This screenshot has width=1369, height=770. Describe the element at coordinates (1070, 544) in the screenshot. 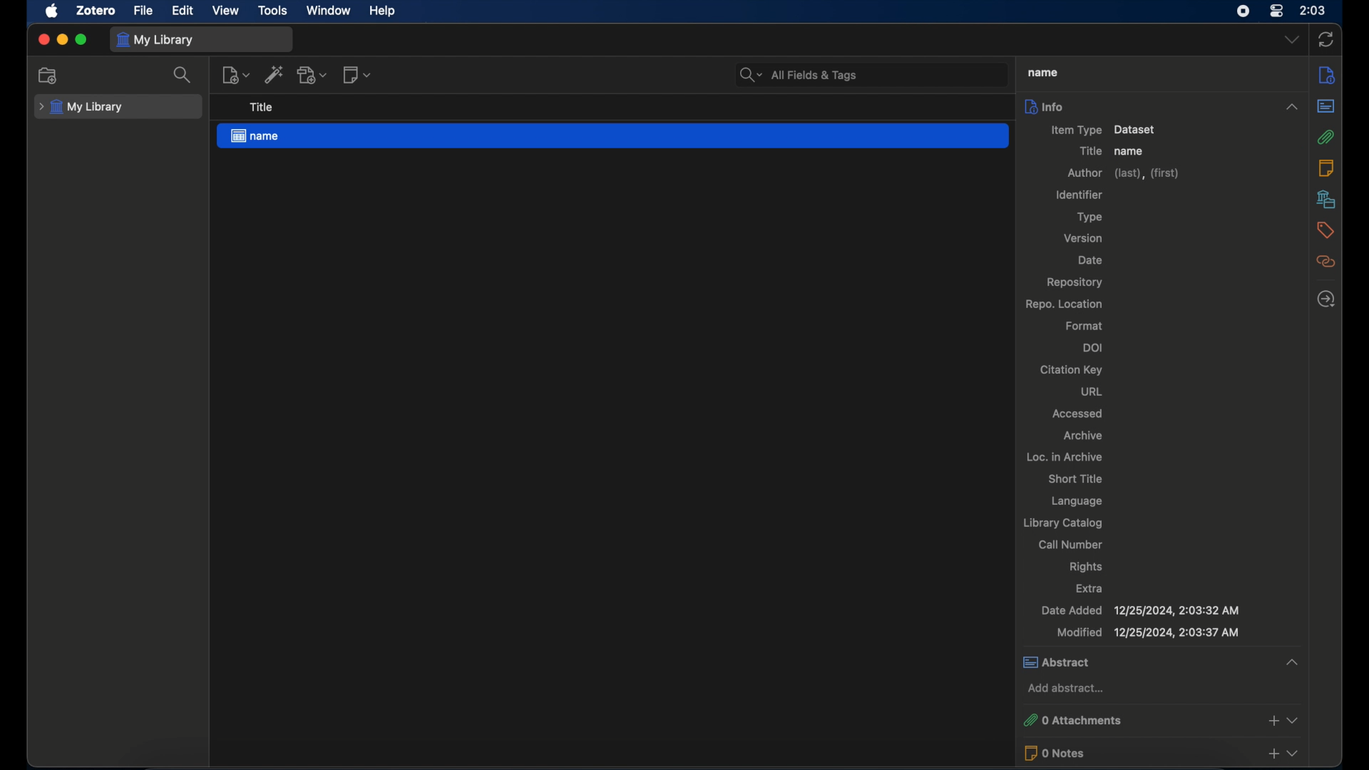

I see `call number` at that location.